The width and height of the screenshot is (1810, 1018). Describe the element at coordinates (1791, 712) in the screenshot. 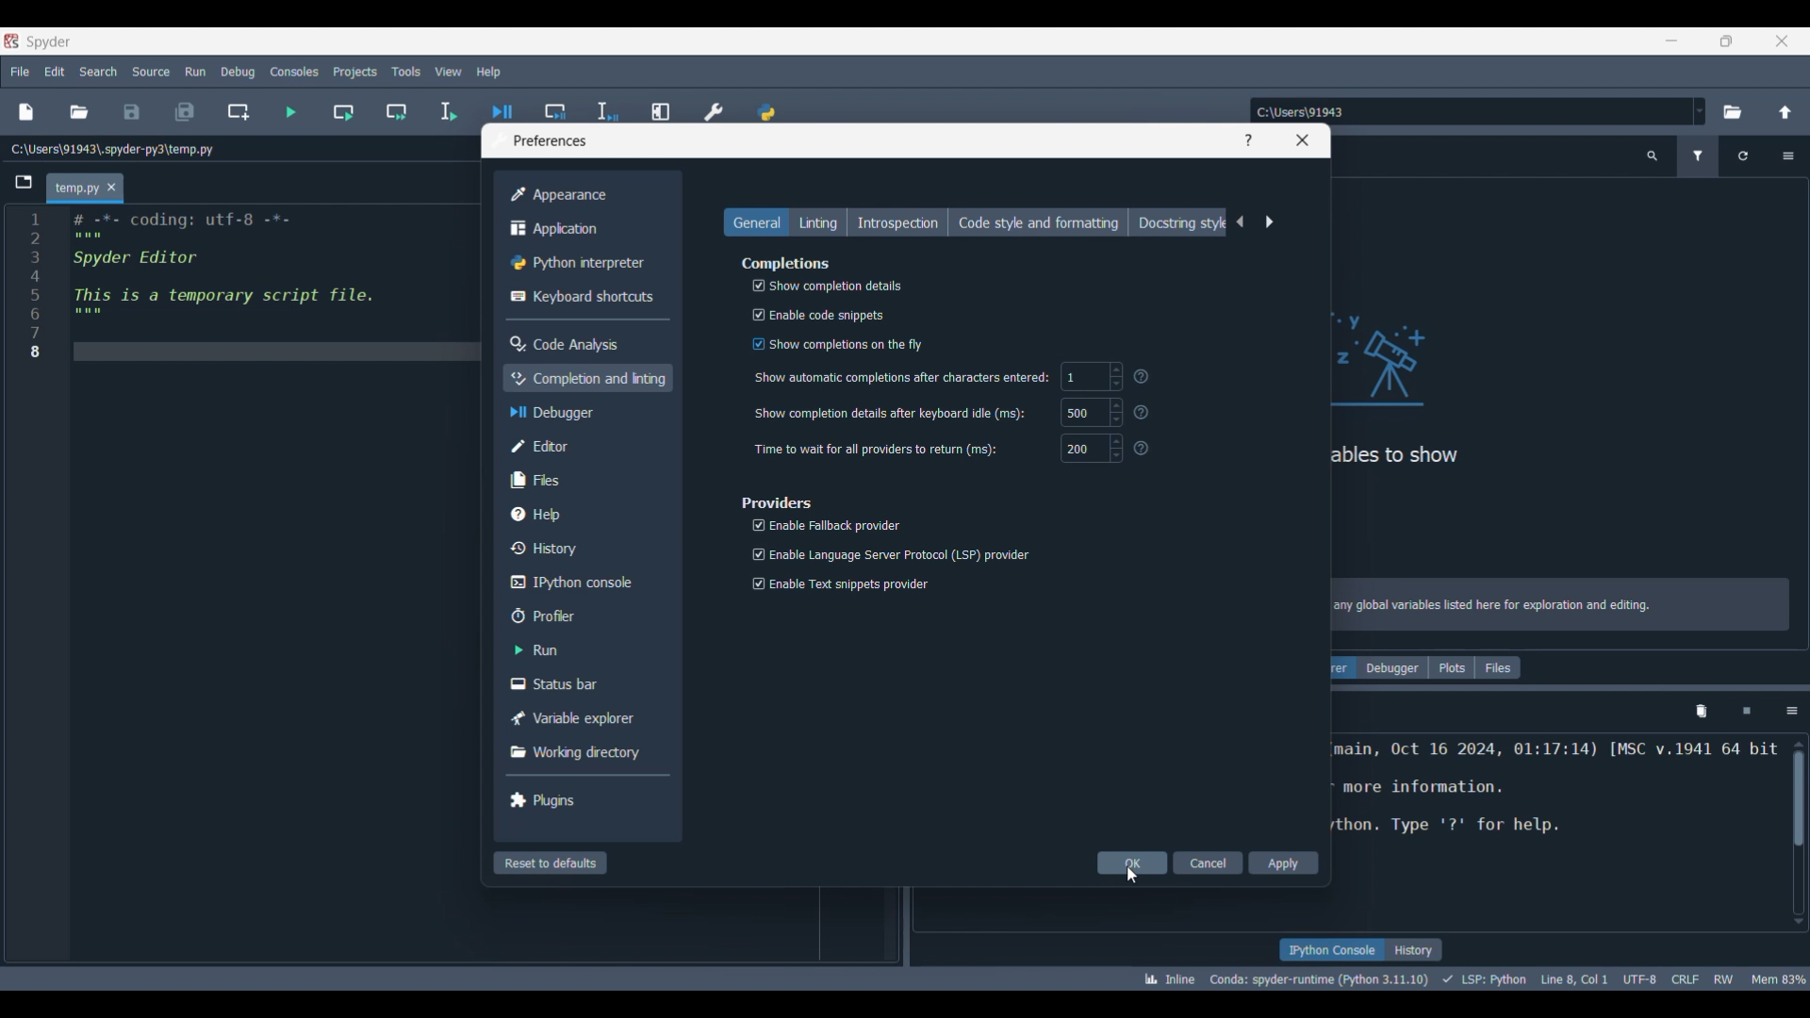

I see `Options` at that location.